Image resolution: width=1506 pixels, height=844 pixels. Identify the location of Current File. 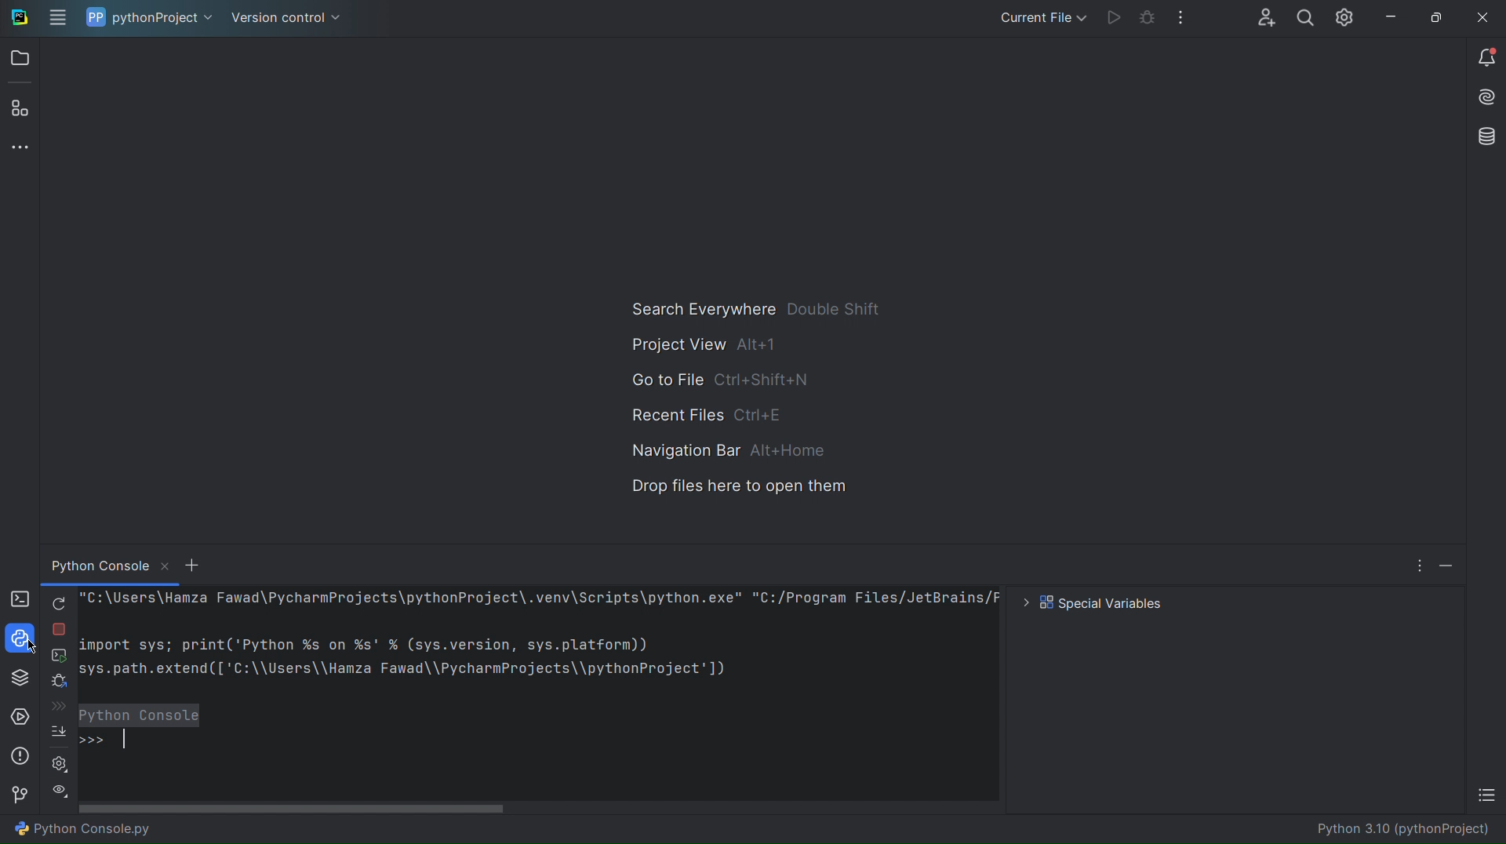
(1037, 20).